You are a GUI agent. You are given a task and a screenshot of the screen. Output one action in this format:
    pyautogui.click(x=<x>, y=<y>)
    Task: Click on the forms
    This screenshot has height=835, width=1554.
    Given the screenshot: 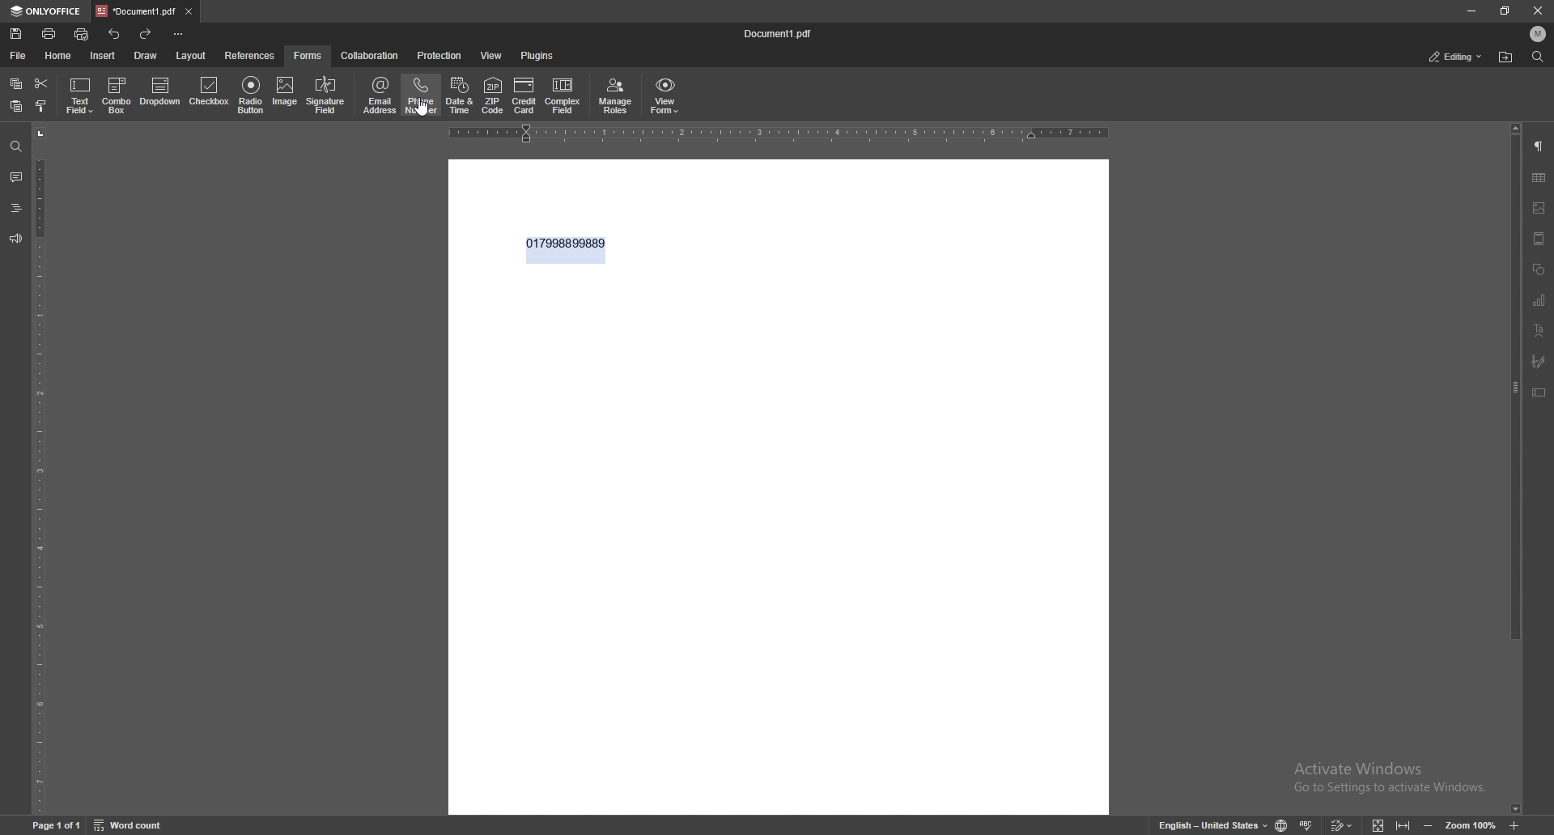 What is the action you would take?
    pyautogui.click(x=308, y=56)
    